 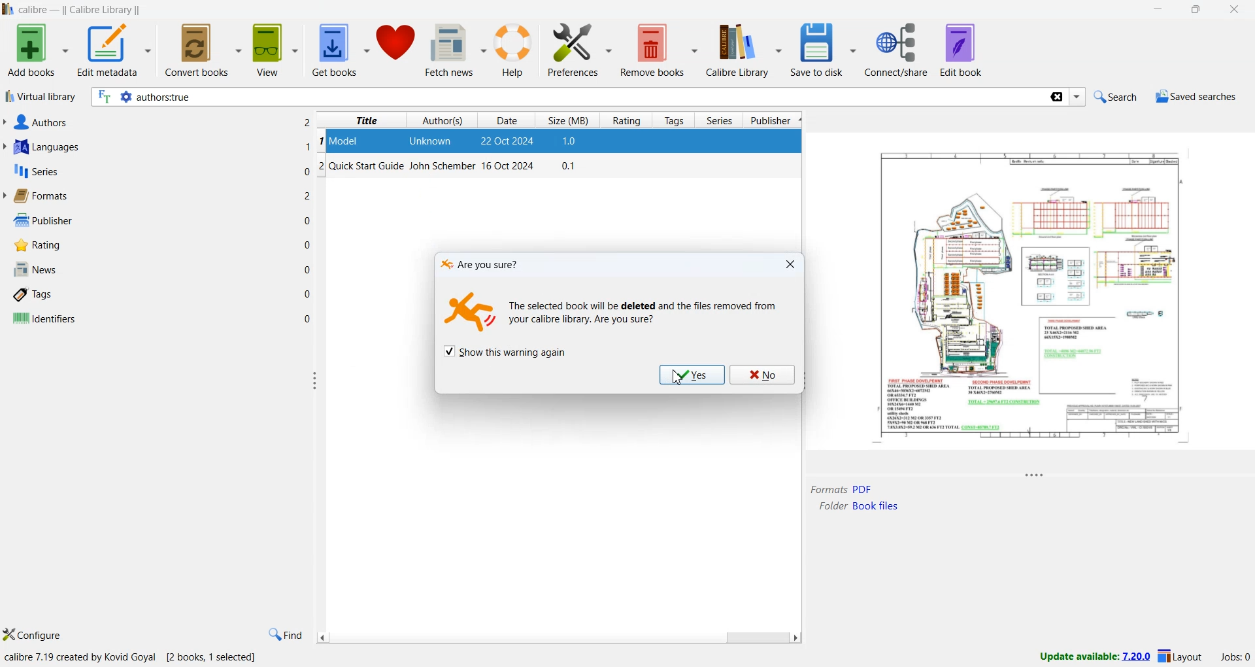 What do you see at coordinates (34, 270) in the screenshot?
I see `news` at bounding box center [34, 270].